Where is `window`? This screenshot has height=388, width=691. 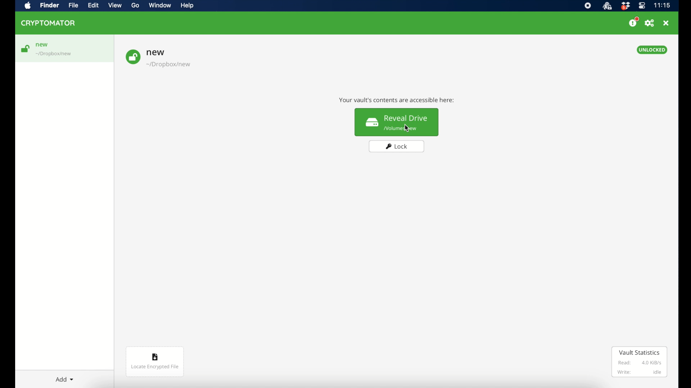 window is located at coordinates (160, 5).